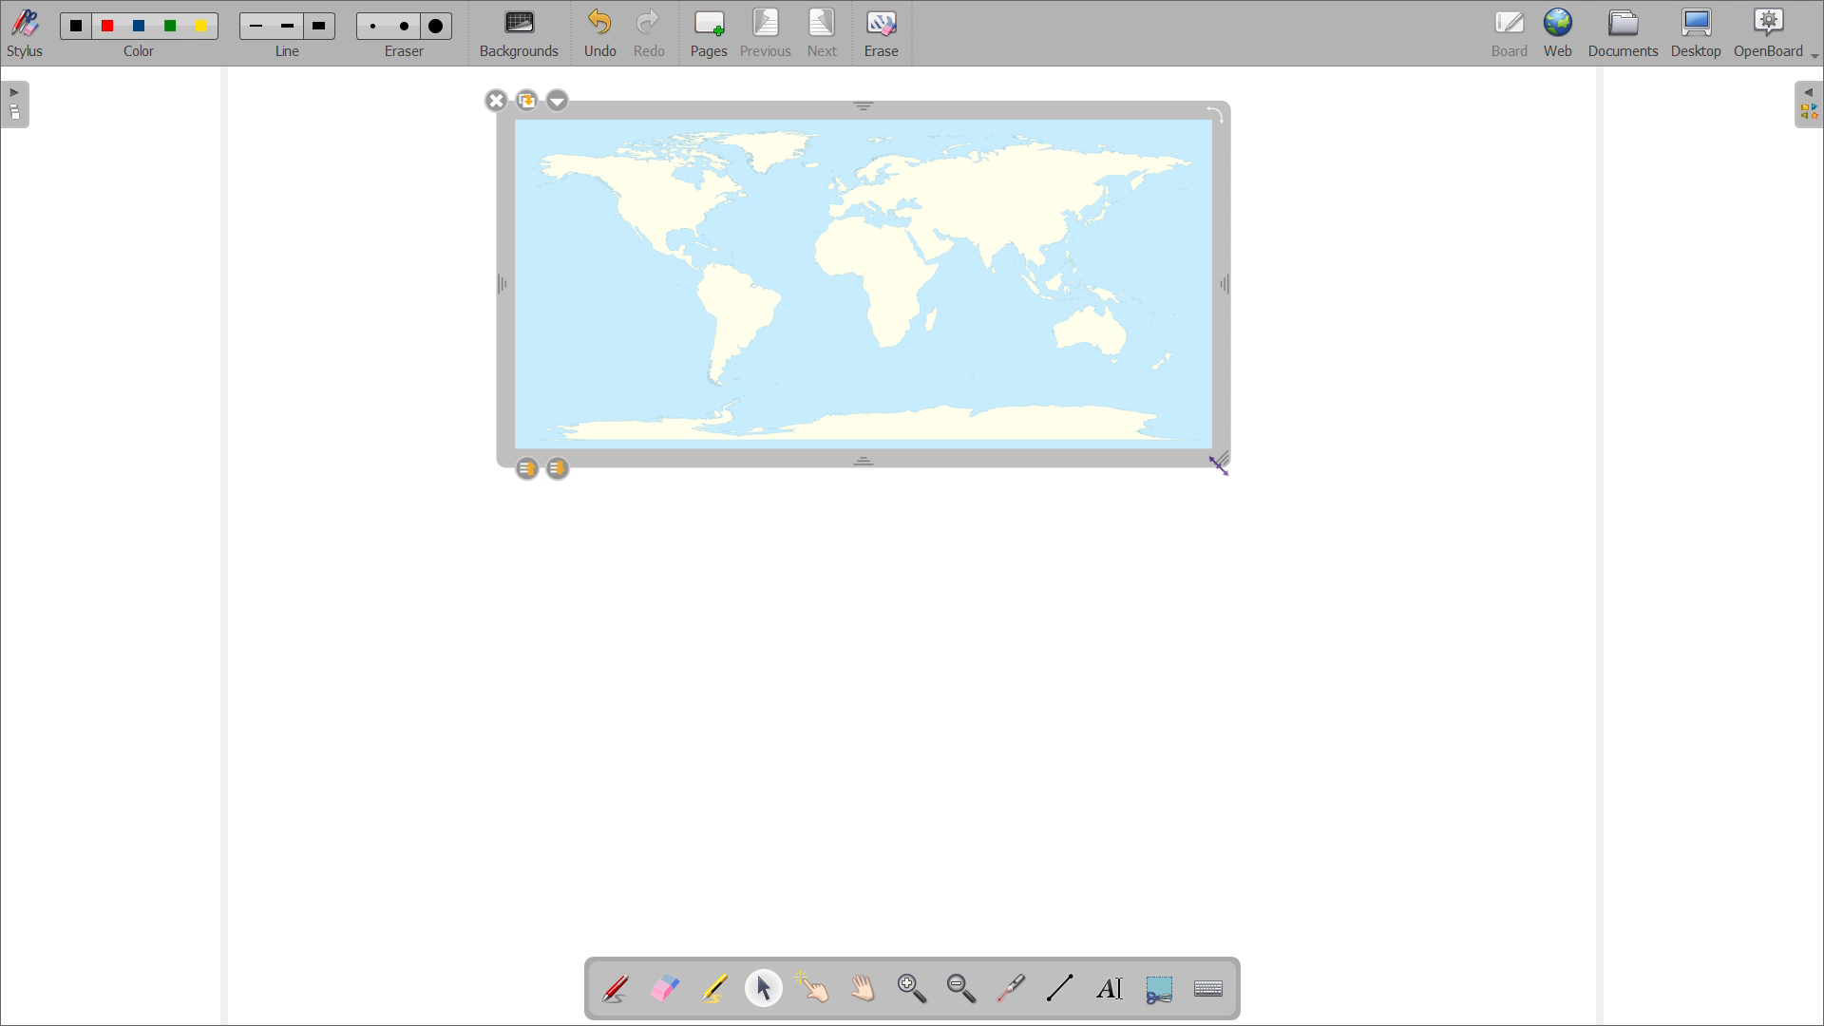 This screenshot has width=1824, height=1026. I want to click on green, so click(171, 28).